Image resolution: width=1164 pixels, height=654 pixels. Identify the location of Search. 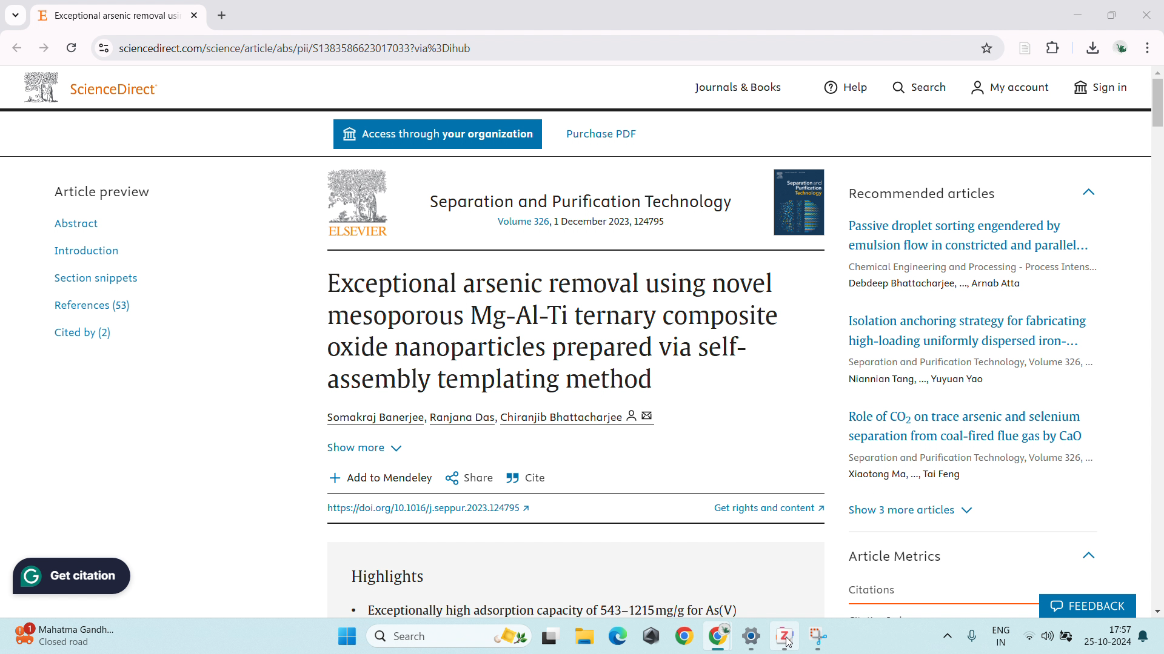
(923, 85).